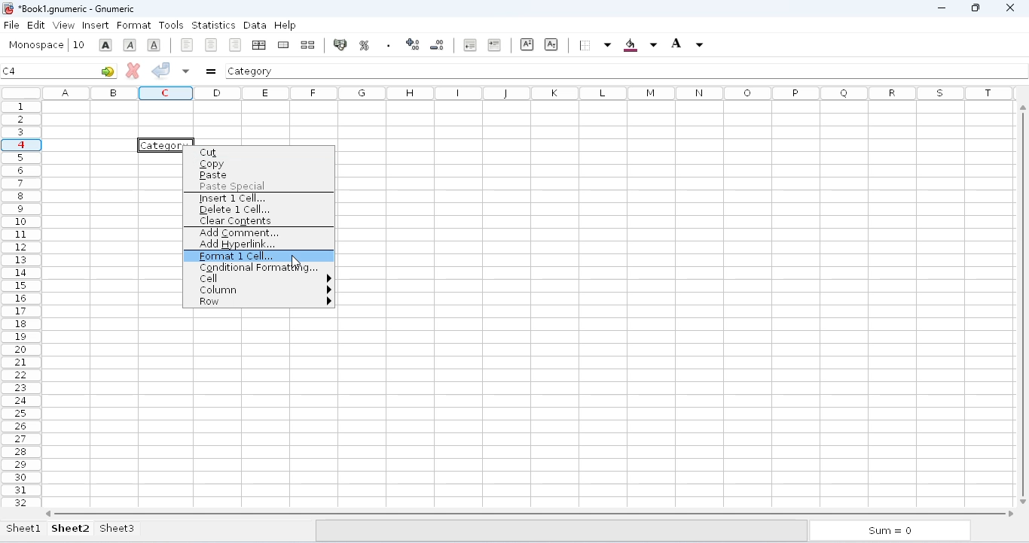  I want to click on tools, so click(171, 25).